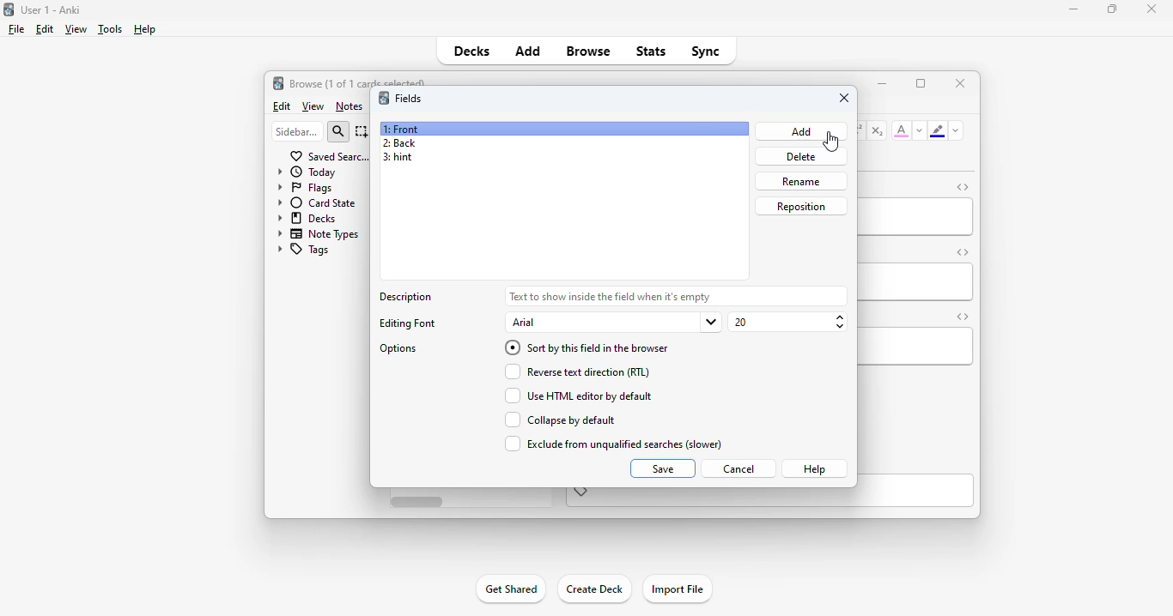  I want to click on help, so click(814, 468).